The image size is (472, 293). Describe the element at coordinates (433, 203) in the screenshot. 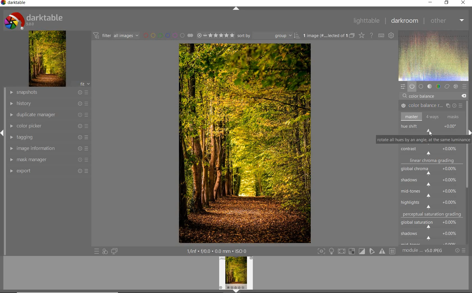

I see `highlights` at that location.